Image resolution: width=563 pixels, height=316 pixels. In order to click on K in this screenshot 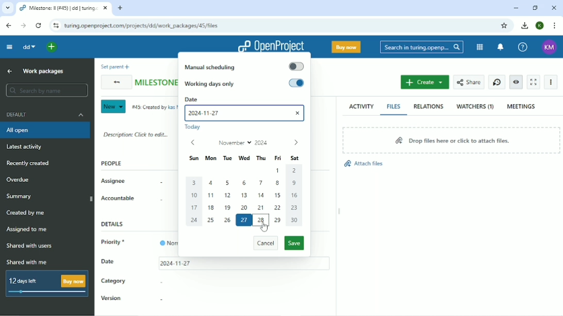, I will do `click(540, 26)`.